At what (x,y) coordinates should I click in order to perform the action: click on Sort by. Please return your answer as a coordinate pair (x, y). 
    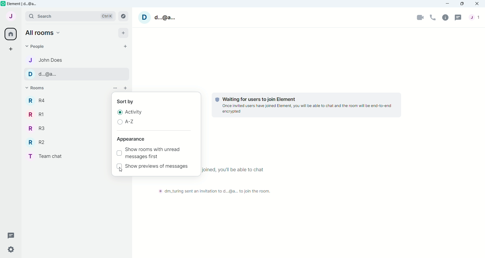
    Looking at the image, I should click on (128, 101).